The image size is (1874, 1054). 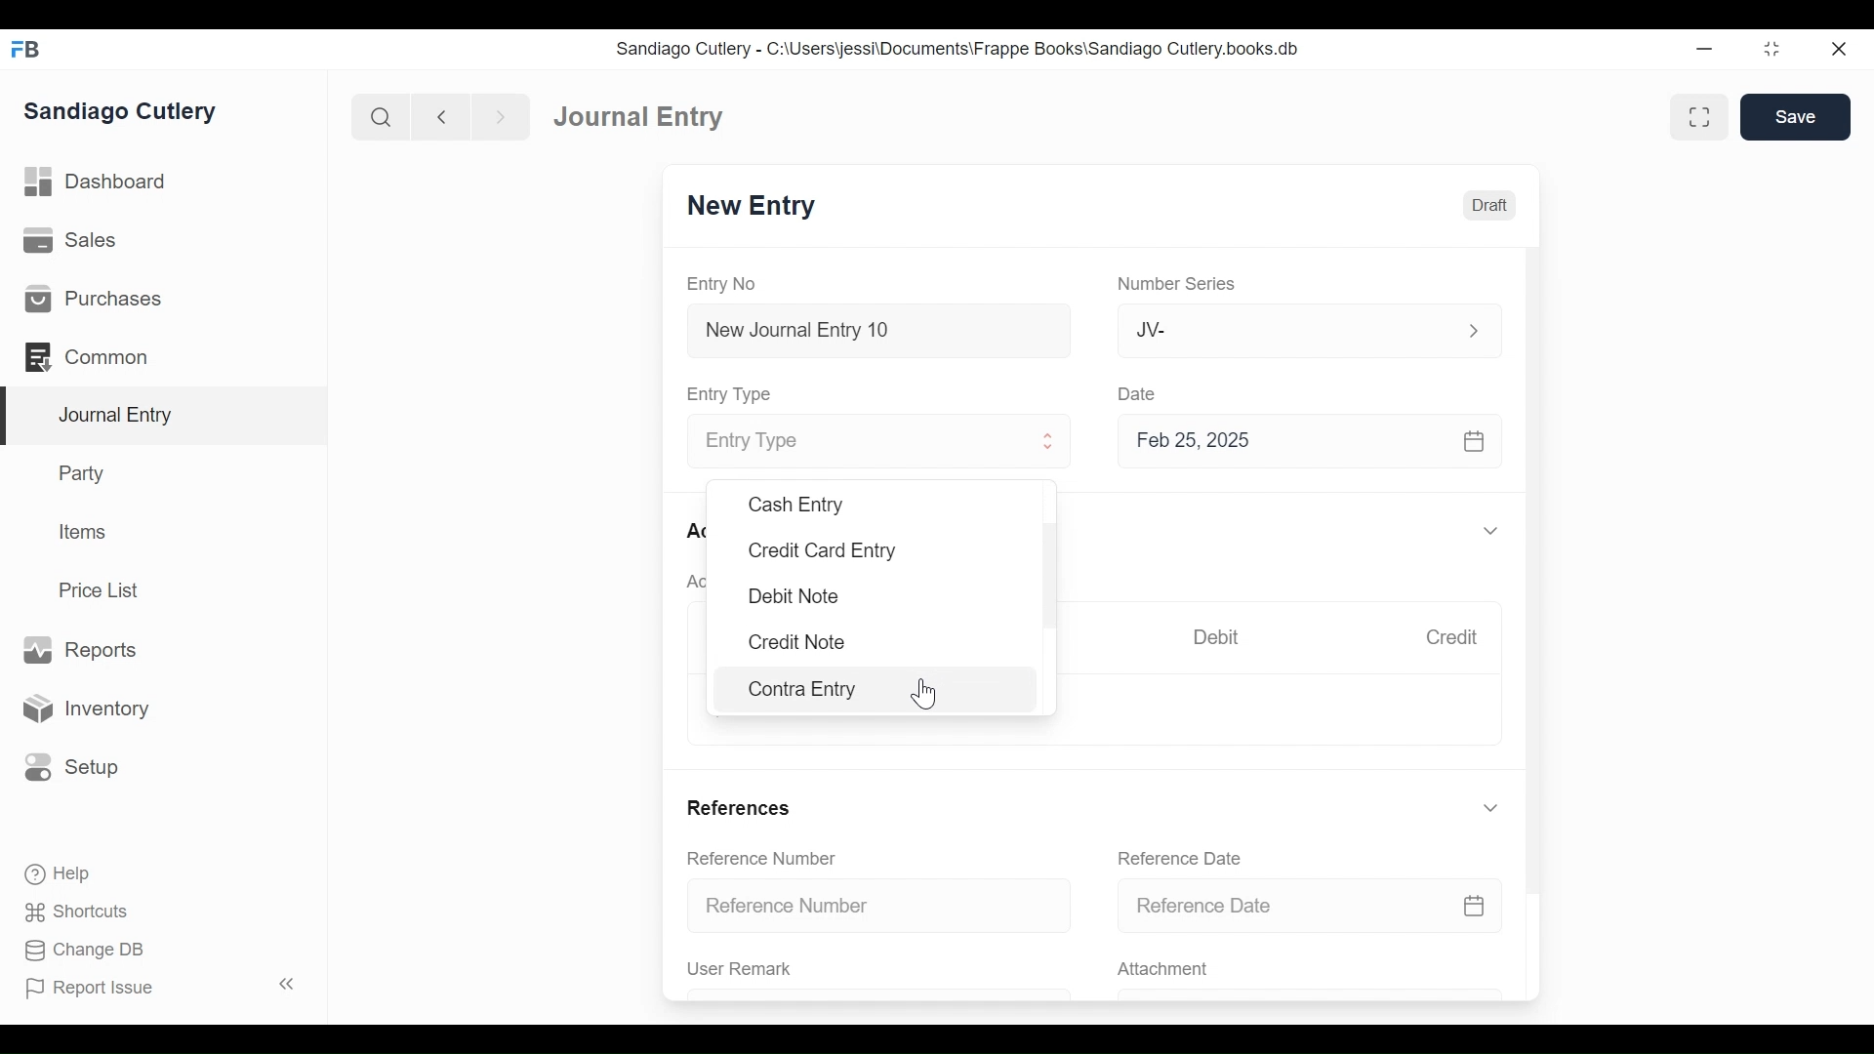 I want to click on Credit Note, so click(x=797, y=644).